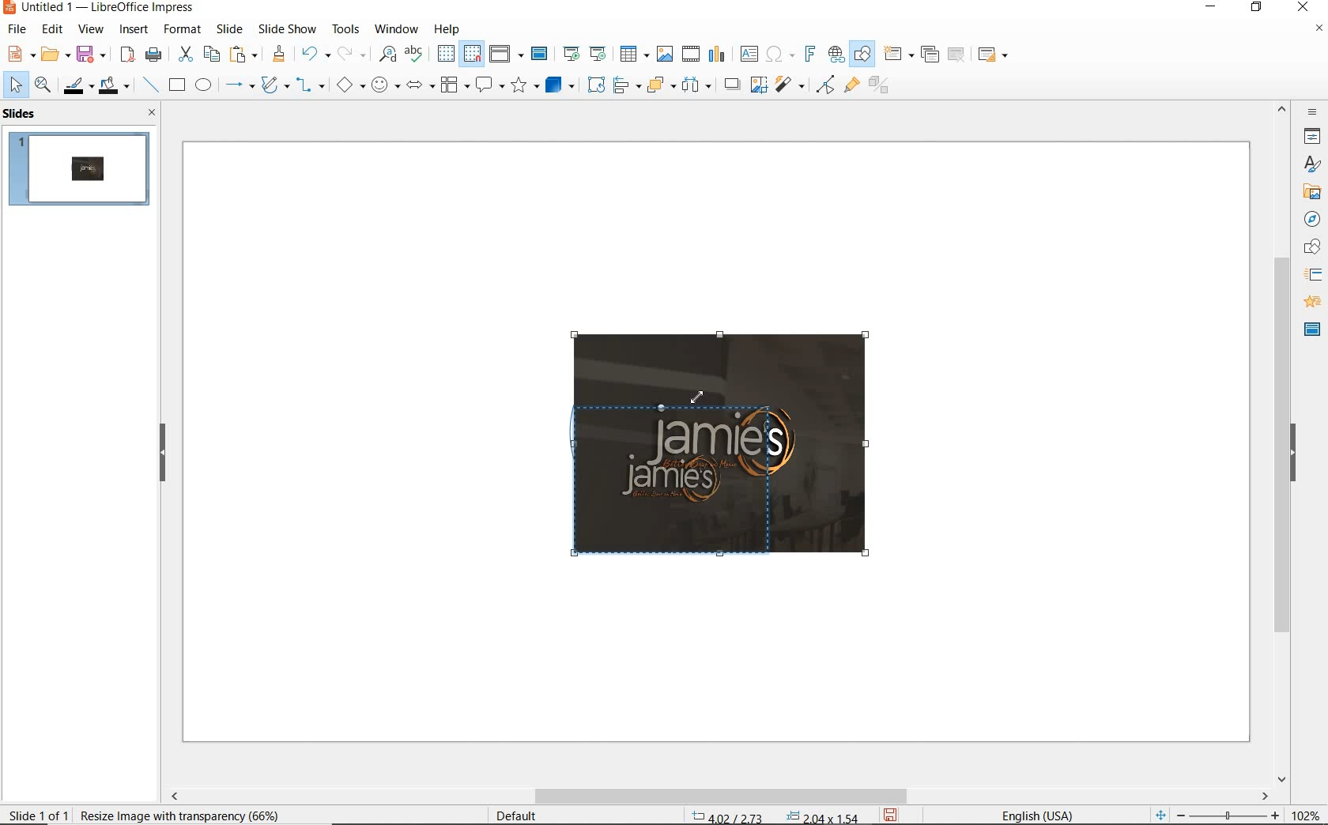  What do you see at coordinates (81, 171) in the screenshot?
I see `slide 1` at bounding box center [81, 171].